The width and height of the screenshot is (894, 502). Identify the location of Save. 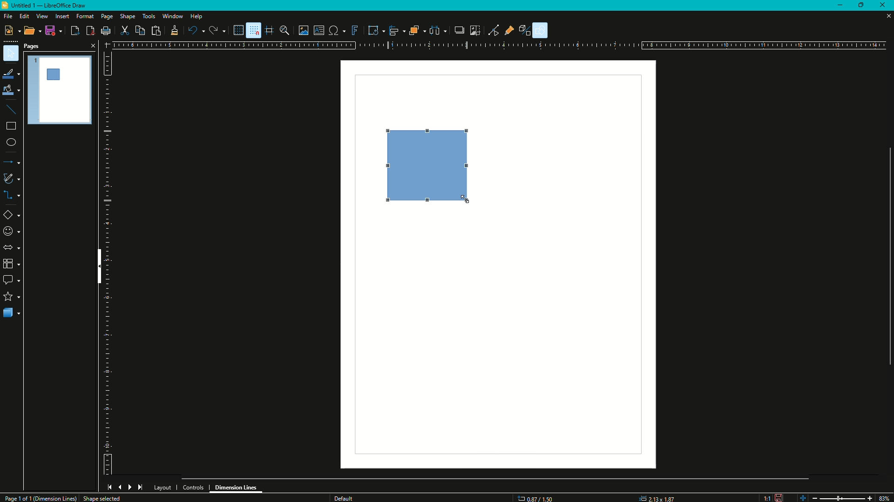
(52, 31).